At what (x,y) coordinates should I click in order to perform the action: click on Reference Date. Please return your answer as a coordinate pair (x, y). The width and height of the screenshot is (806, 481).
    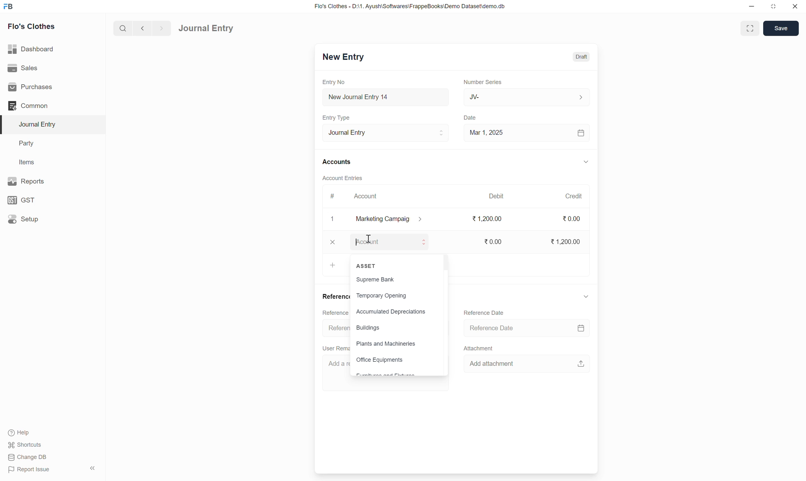
    Looking at the image, I should click on (493, 329).